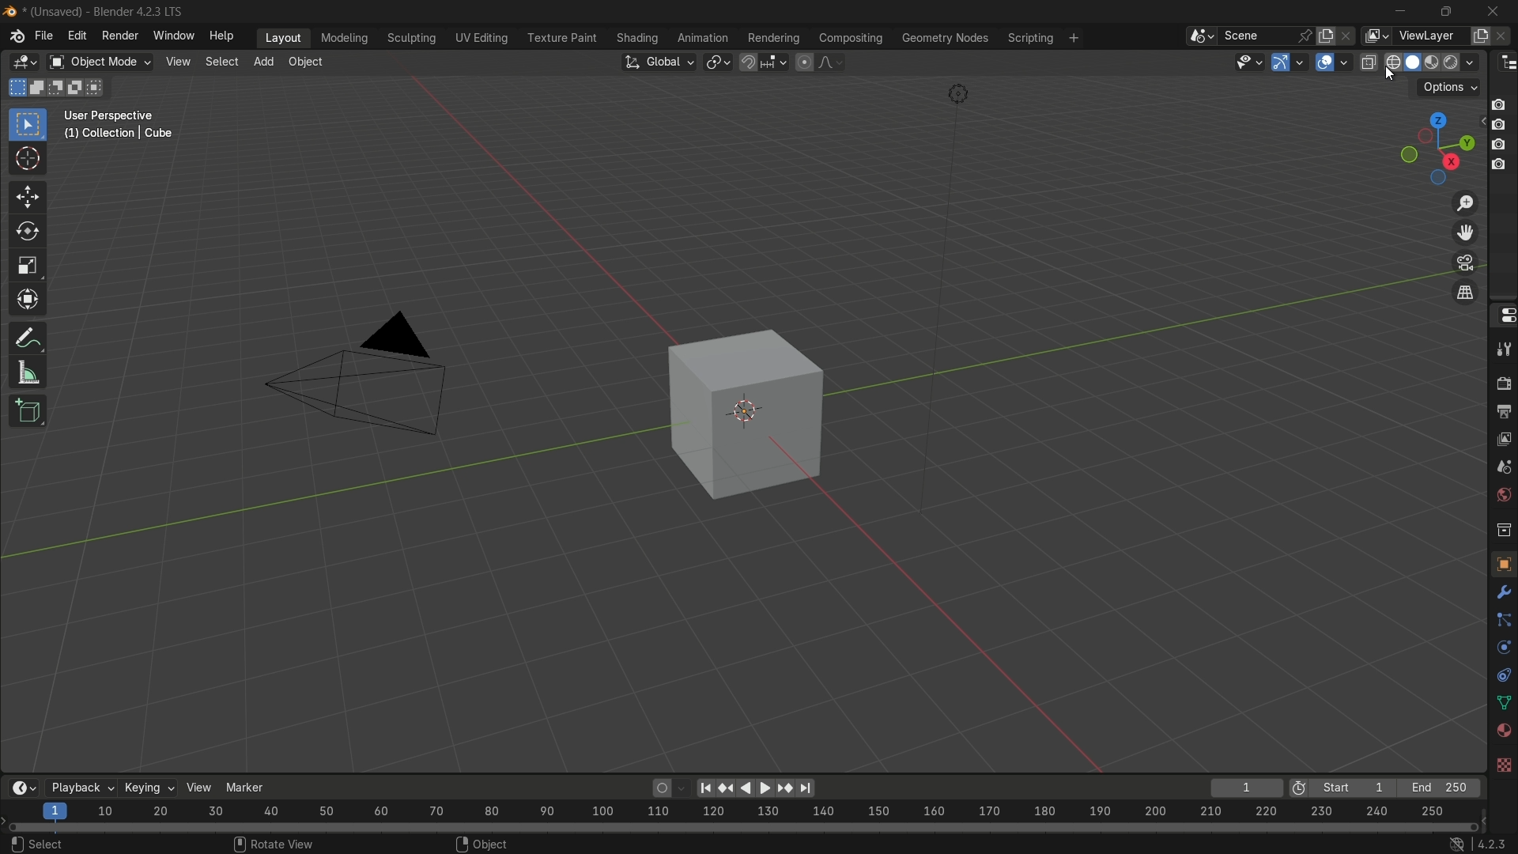  Describe the element at coordinates (1505, 36) in the screenshot. I see `remove view layer` at that location.